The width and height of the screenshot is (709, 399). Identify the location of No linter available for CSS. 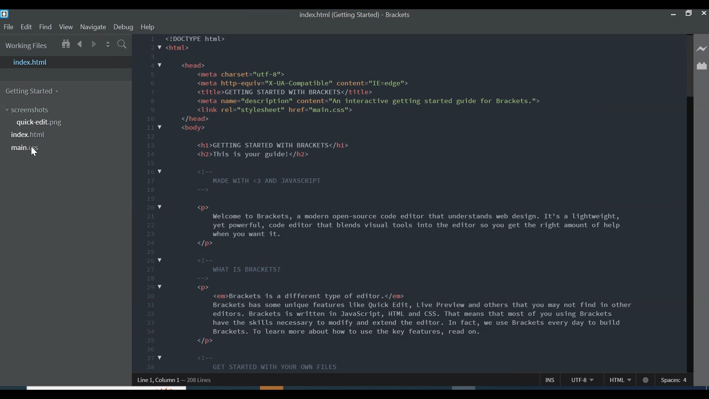
(648, 380).